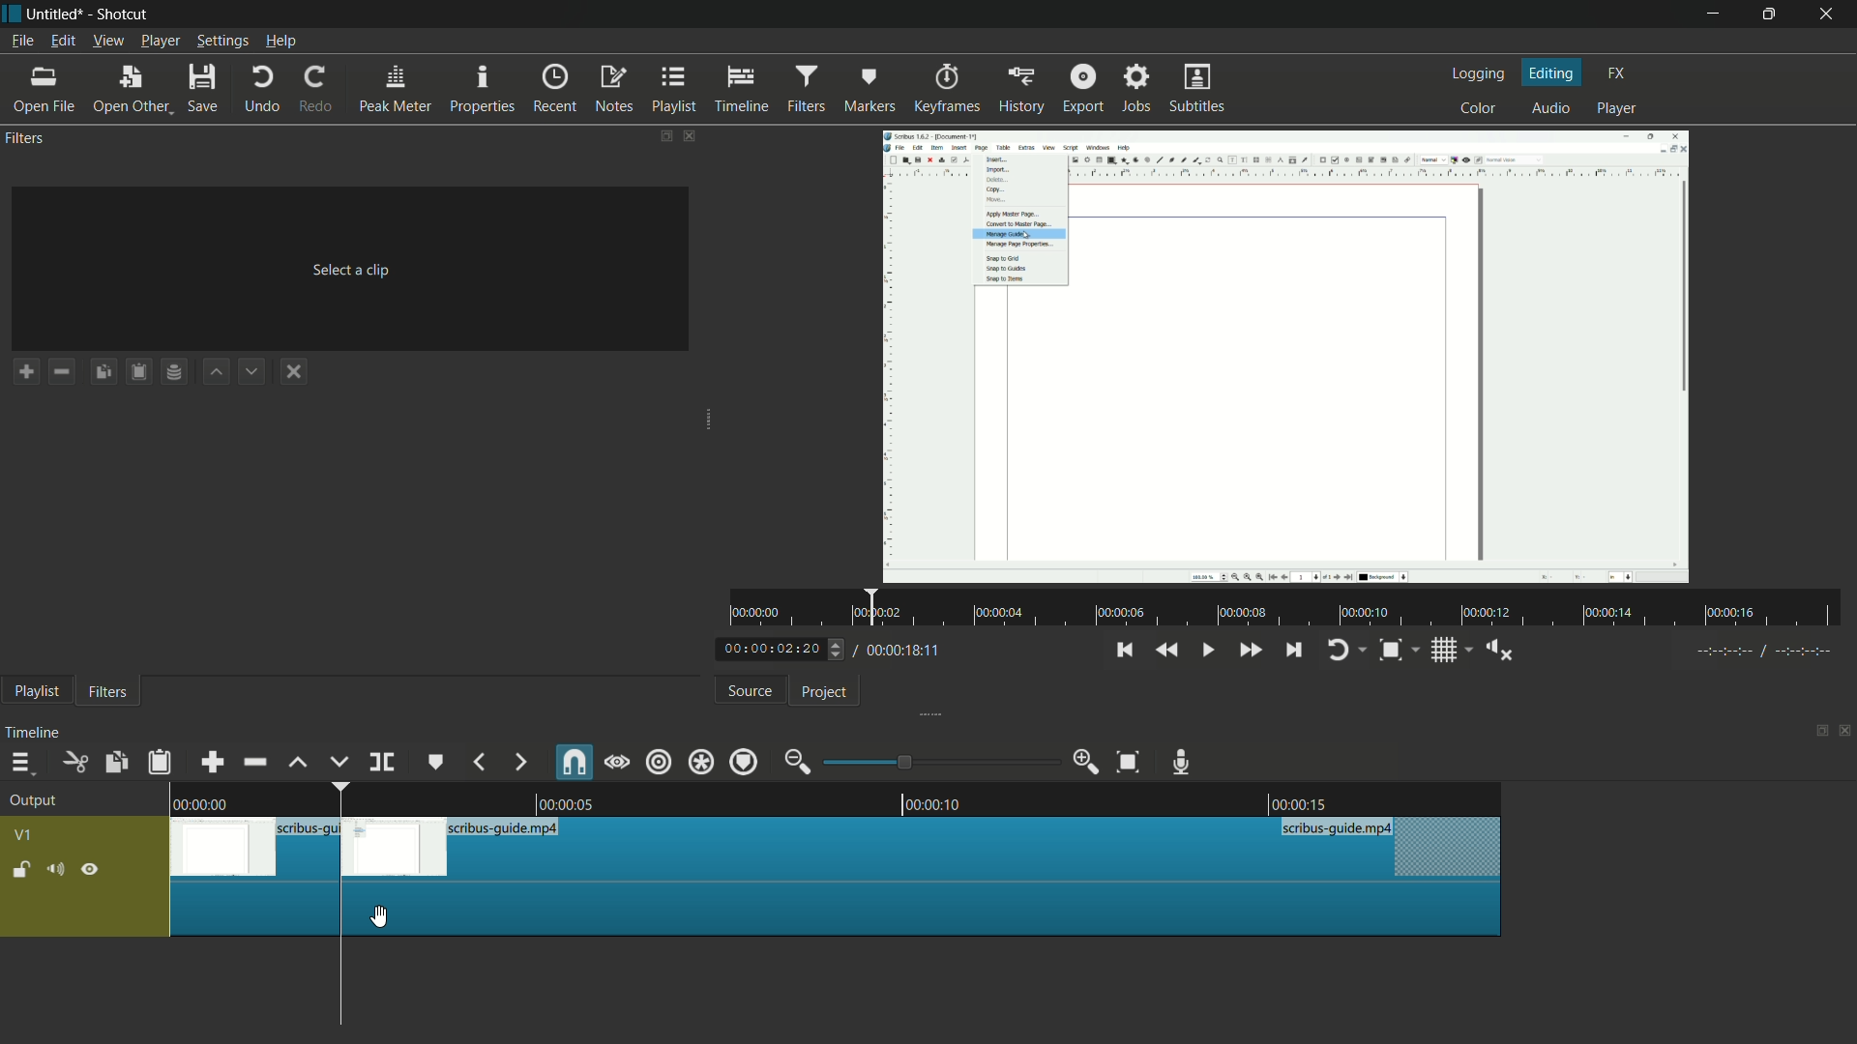 Image resolution: width=1857 pixels, height=1044 pixels. Describe the element at coordinates (700, 762) in the screenshot. I see `ripple all tracks` at that location.